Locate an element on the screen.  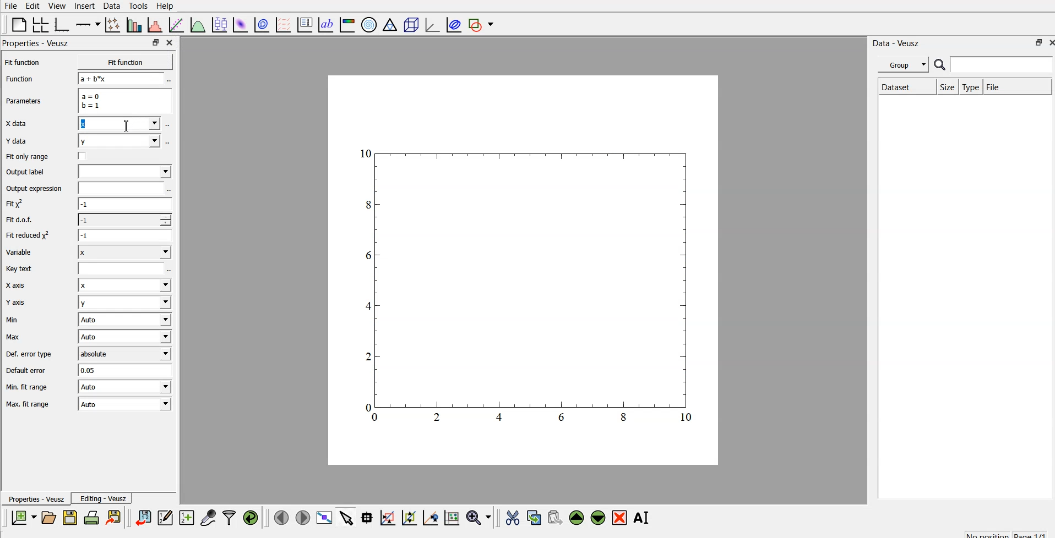
| Fit reduced x^2 is located at coordinates (27, 235).